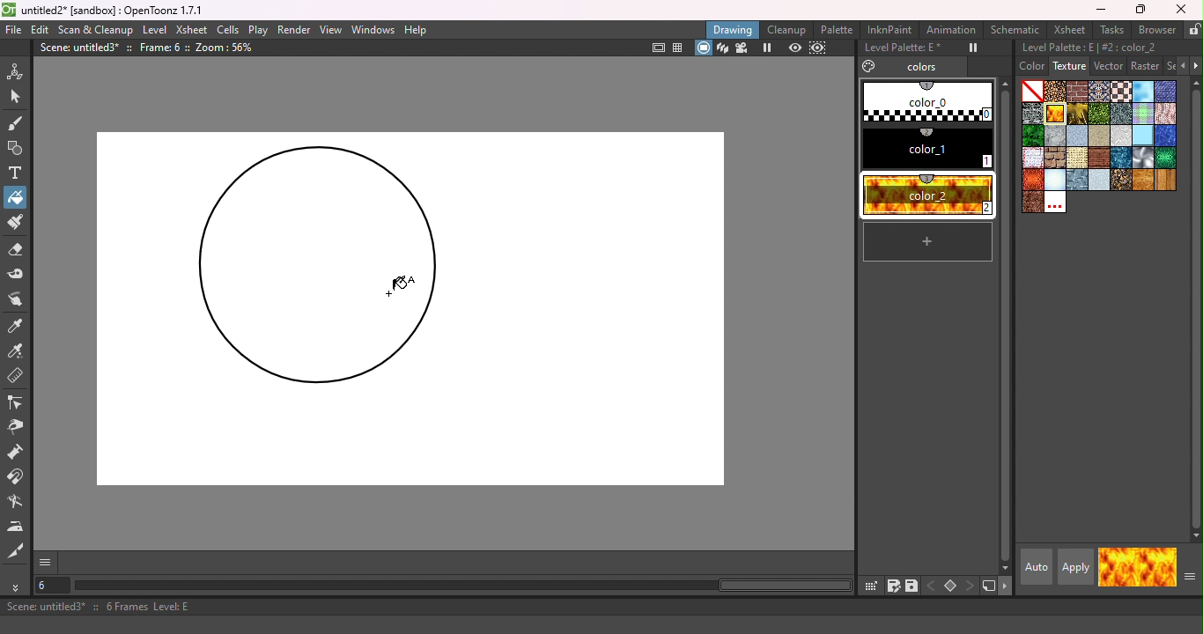 This screenshot has height=634, width=1203. Describe the element at coordinates (1121, 158) in the screenshot. I see `sea` at that location.